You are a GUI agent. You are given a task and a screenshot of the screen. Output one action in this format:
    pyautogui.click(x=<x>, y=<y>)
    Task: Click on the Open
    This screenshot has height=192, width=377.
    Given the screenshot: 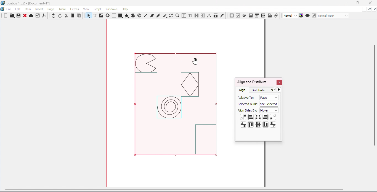 What is the action you would take?
    pyautogui.click(x=12, y=16)
    